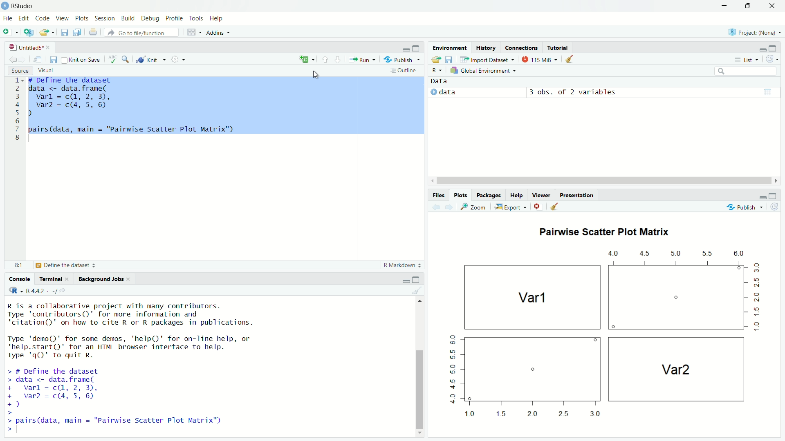 Image resolution: width=785 pixels, height=441 pixels. Describe the element at coordinates (77, 31) in the screenshot. I see `Save all open documents (Ctrl + Alt + S)` at that location.